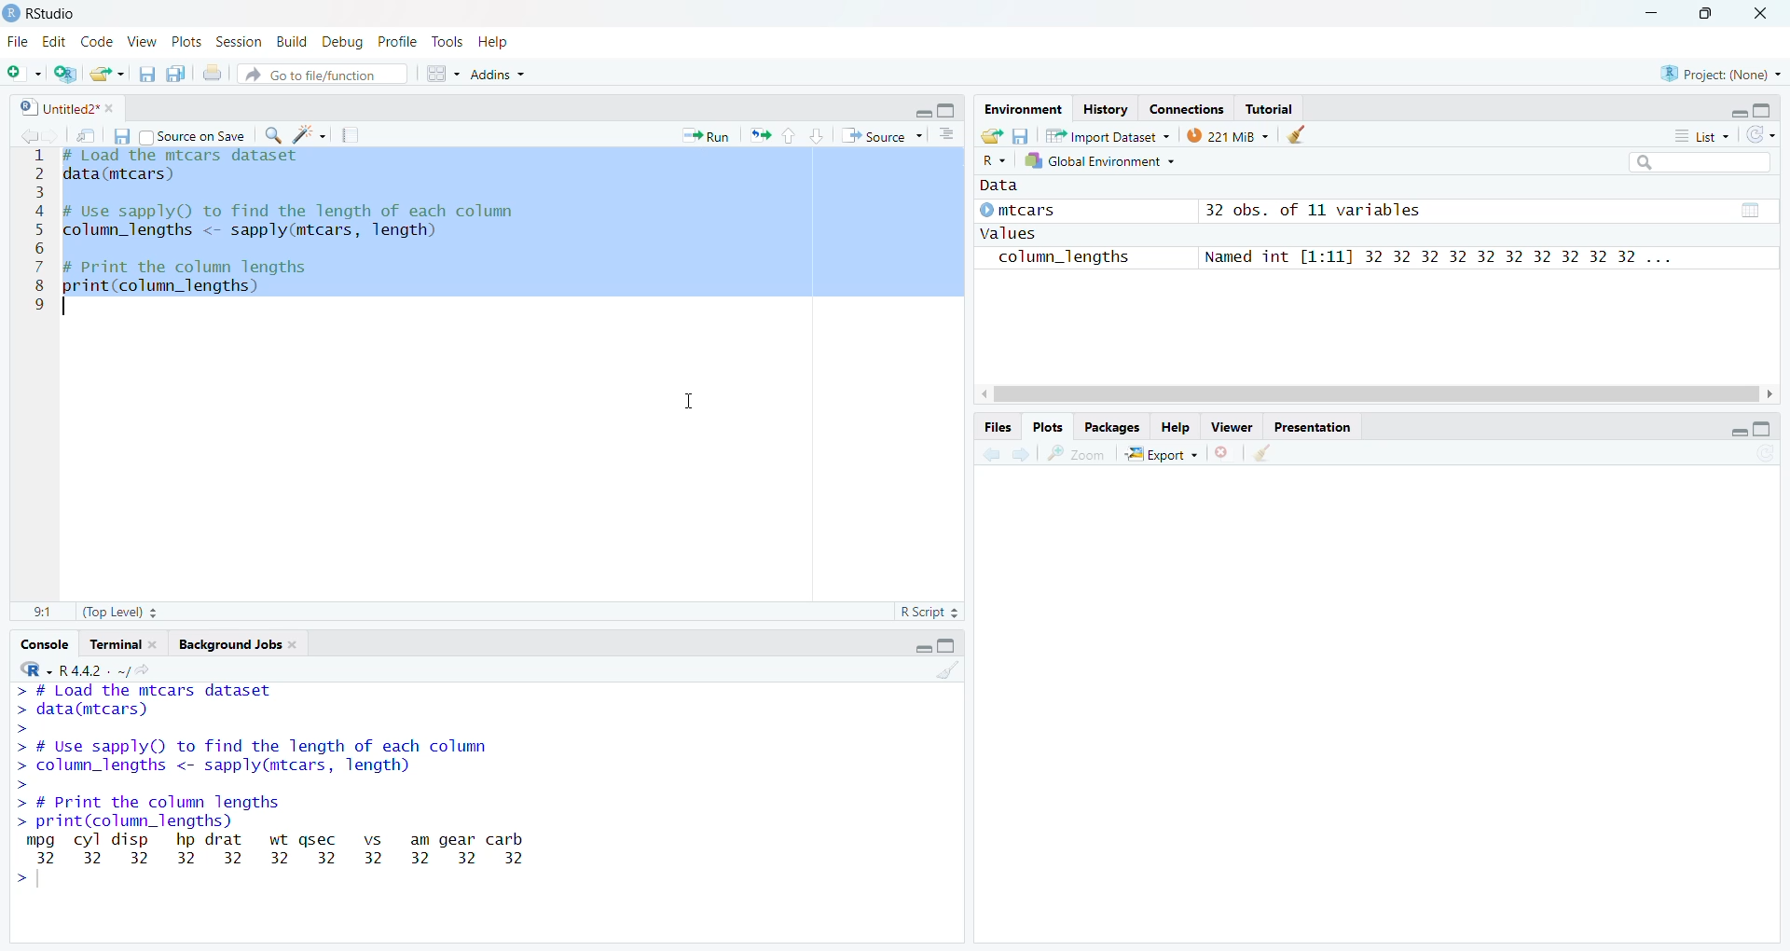 The width and height of the screenshot is (1790, 951). Describe the element at coordinates (64, 74) in the screenshot. I see `Create Project` at that location.